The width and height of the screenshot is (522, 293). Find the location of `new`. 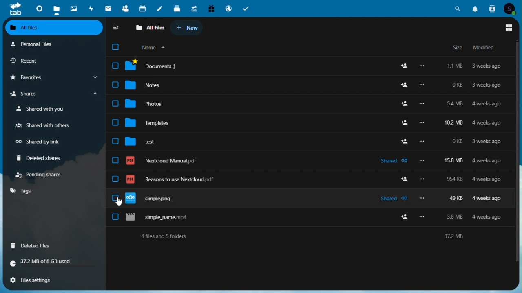

new is located at coordinates (187, 28).